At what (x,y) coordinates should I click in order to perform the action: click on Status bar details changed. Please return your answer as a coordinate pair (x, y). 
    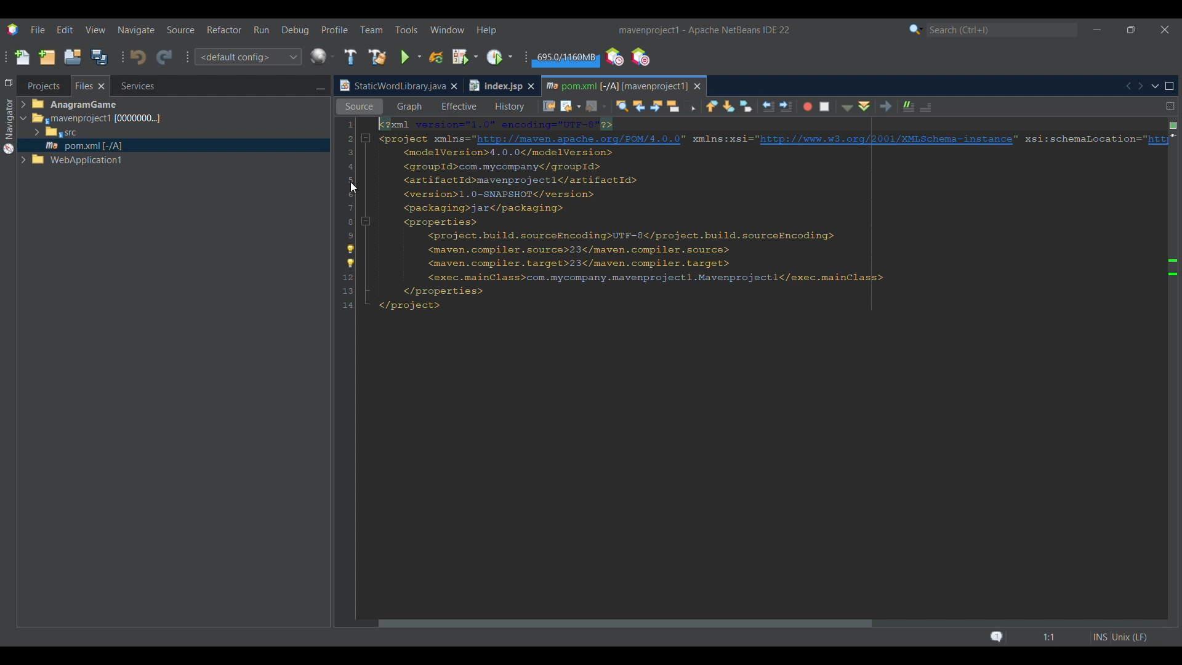
    Looking at the image, I should click on (1068, 637).